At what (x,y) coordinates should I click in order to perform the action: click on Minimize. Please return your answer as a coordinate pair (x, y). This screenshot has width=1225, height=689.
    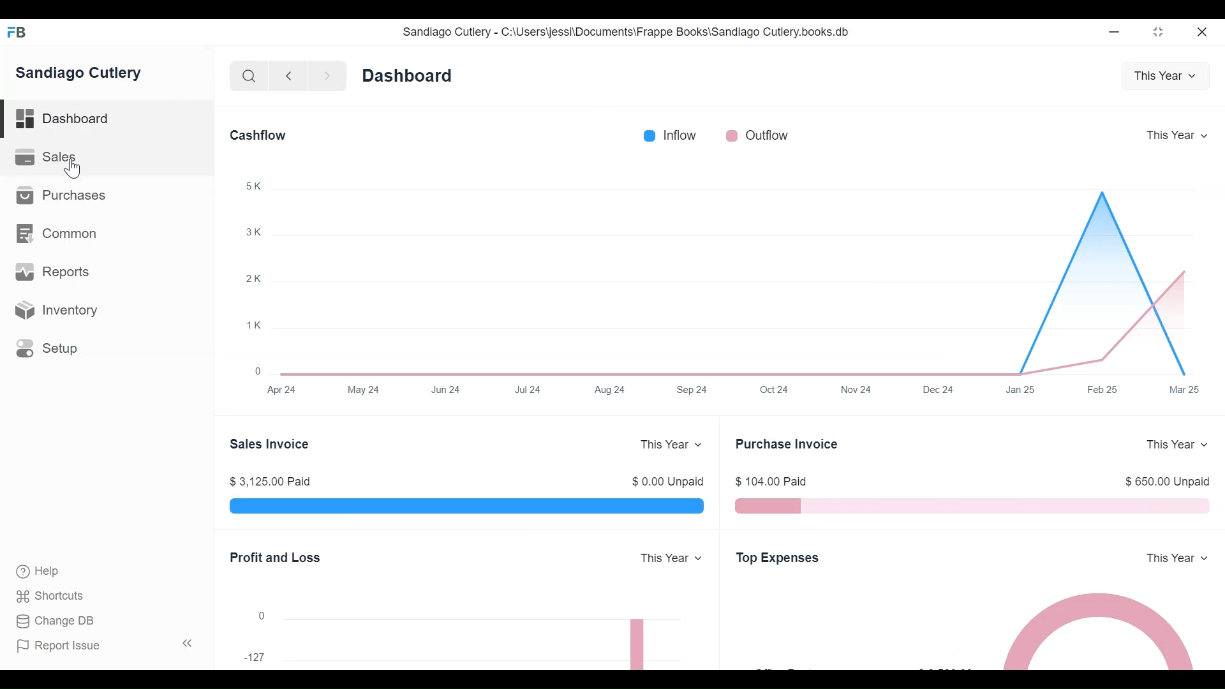
    Looking at the image, I should click on (1113, 32).